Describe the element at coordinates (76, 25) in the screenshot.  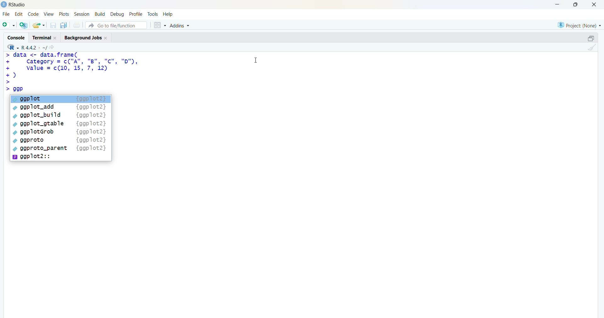
I see `print current file` at that location.